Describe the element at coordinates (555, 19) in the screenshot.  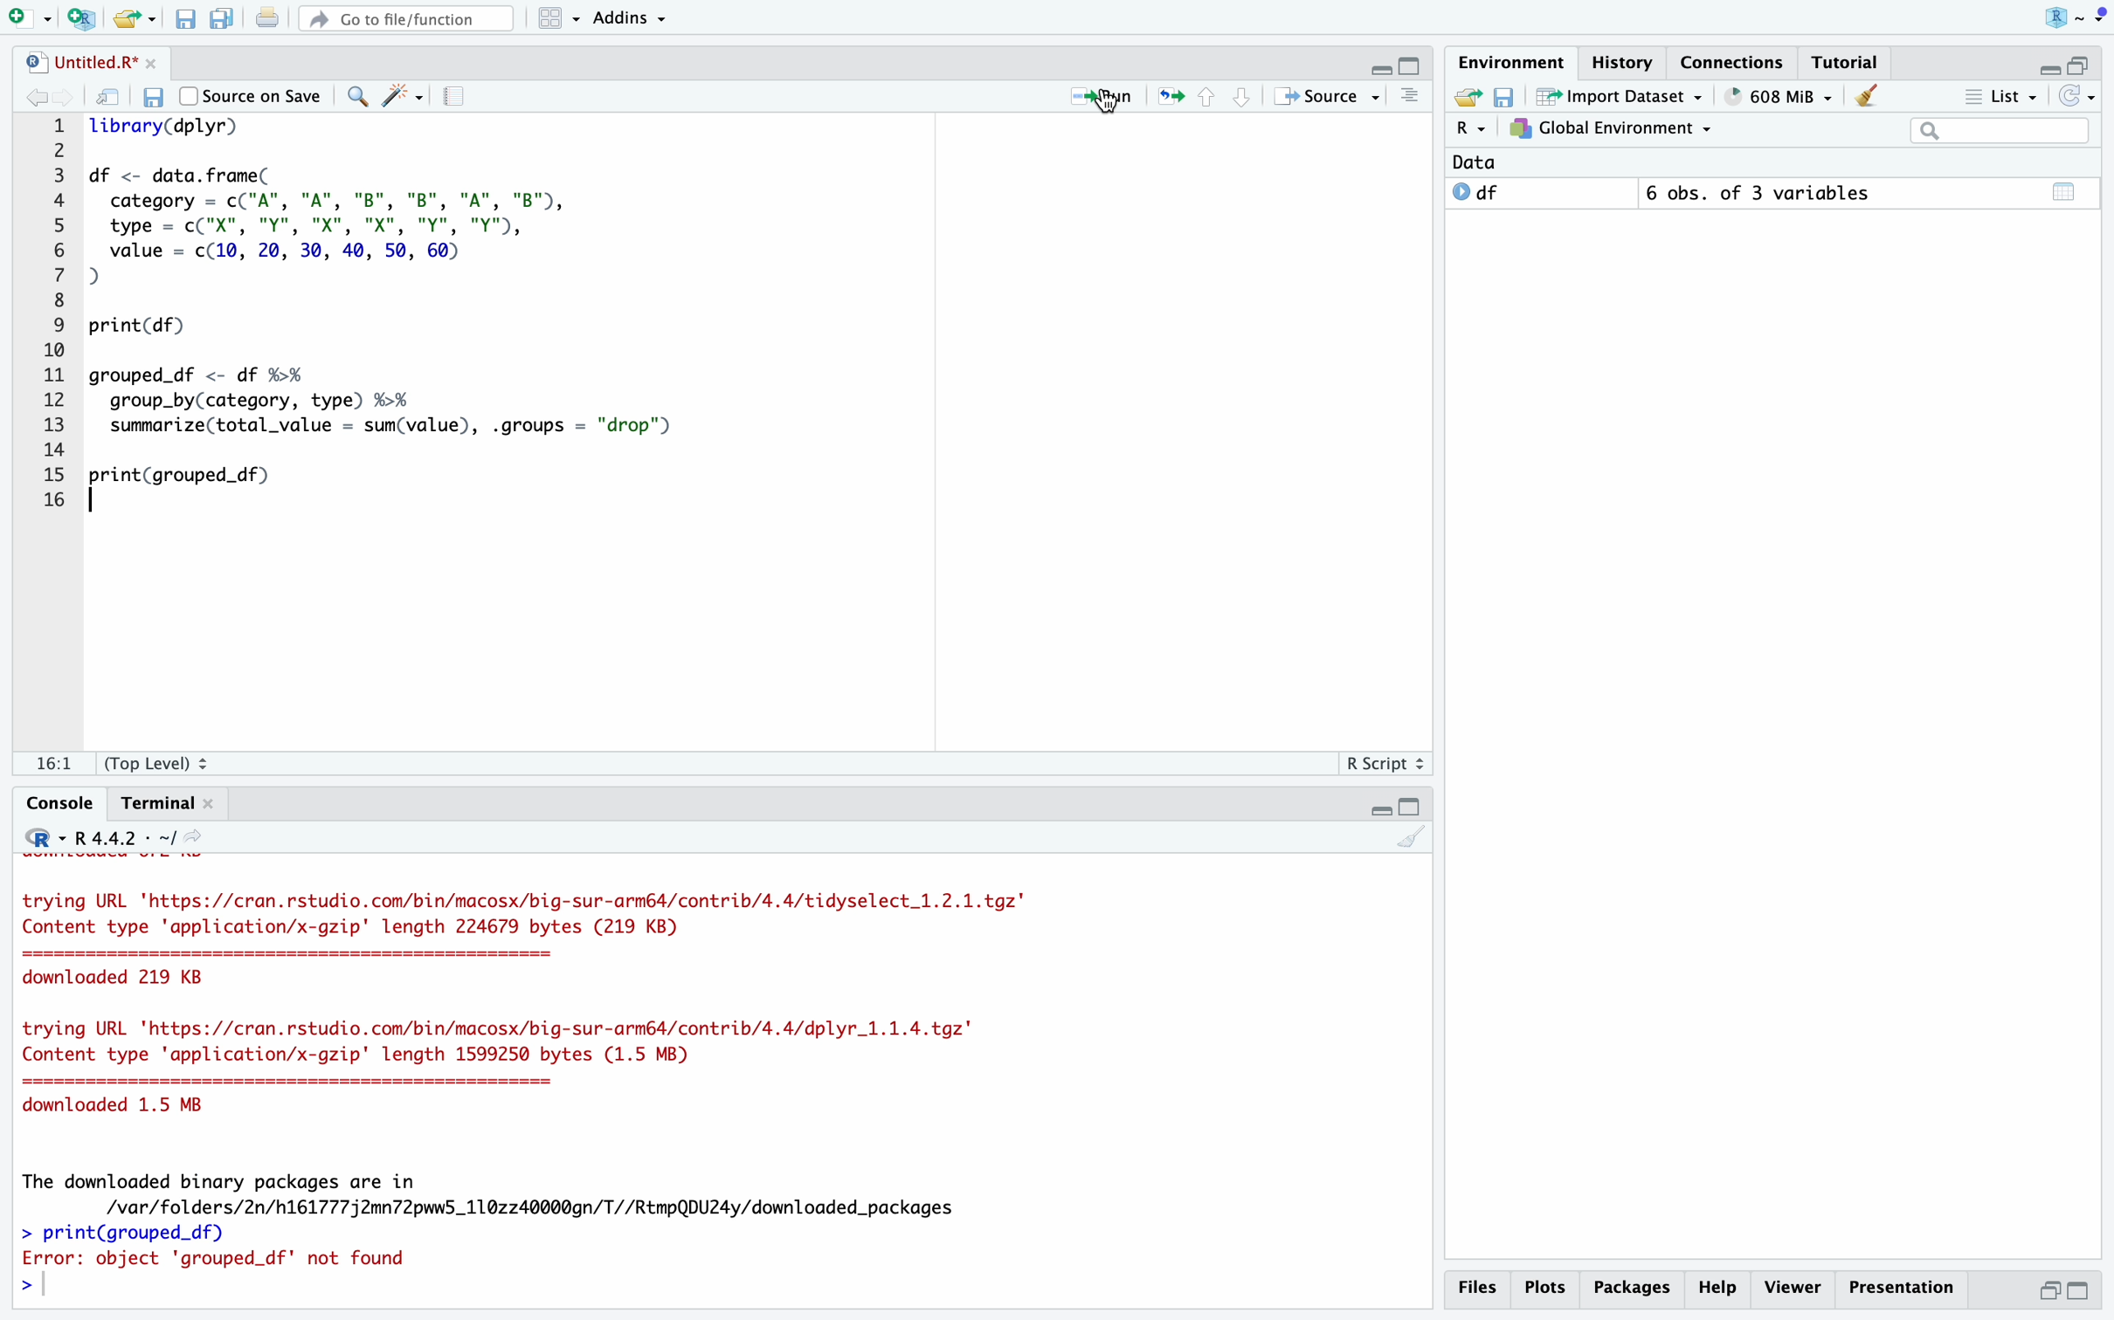
I see `Workspace panes` at that location.